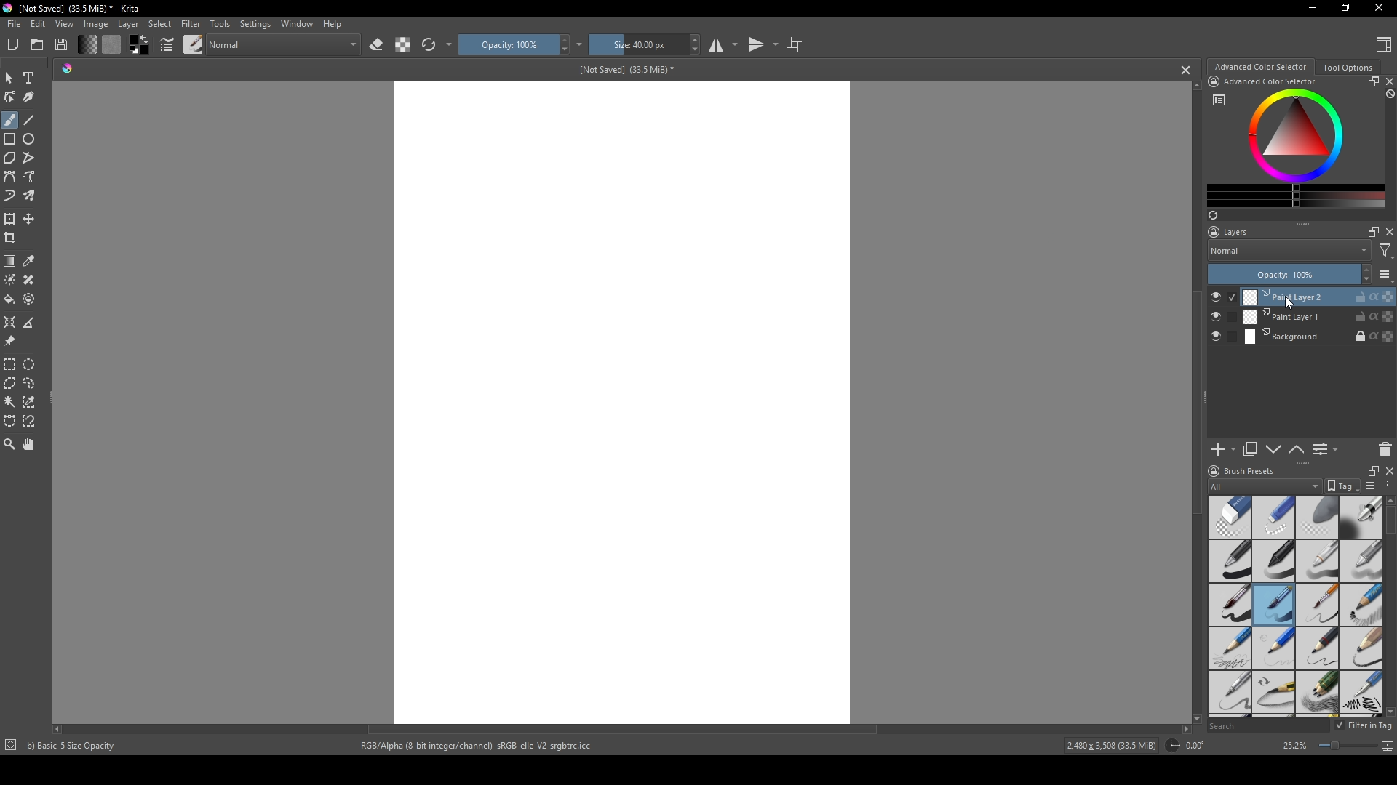  I want to click on normal, so click(283, 43).